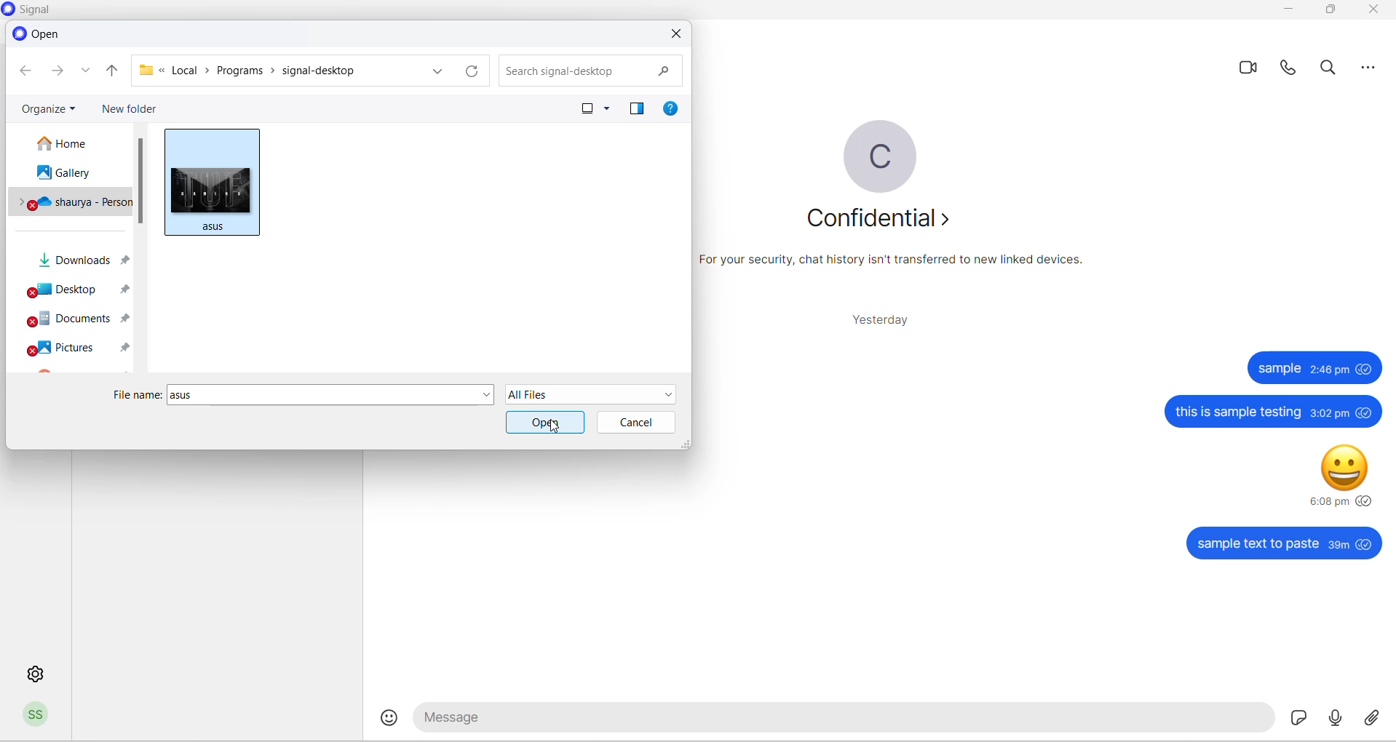 This screenshot has height=742, width=1396. I want to click on new folder, so click(132, 108).